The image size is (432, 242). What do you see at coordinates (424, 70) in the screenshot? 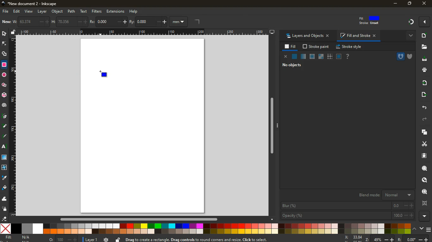
I see `print` at bounding box center [424, 70].